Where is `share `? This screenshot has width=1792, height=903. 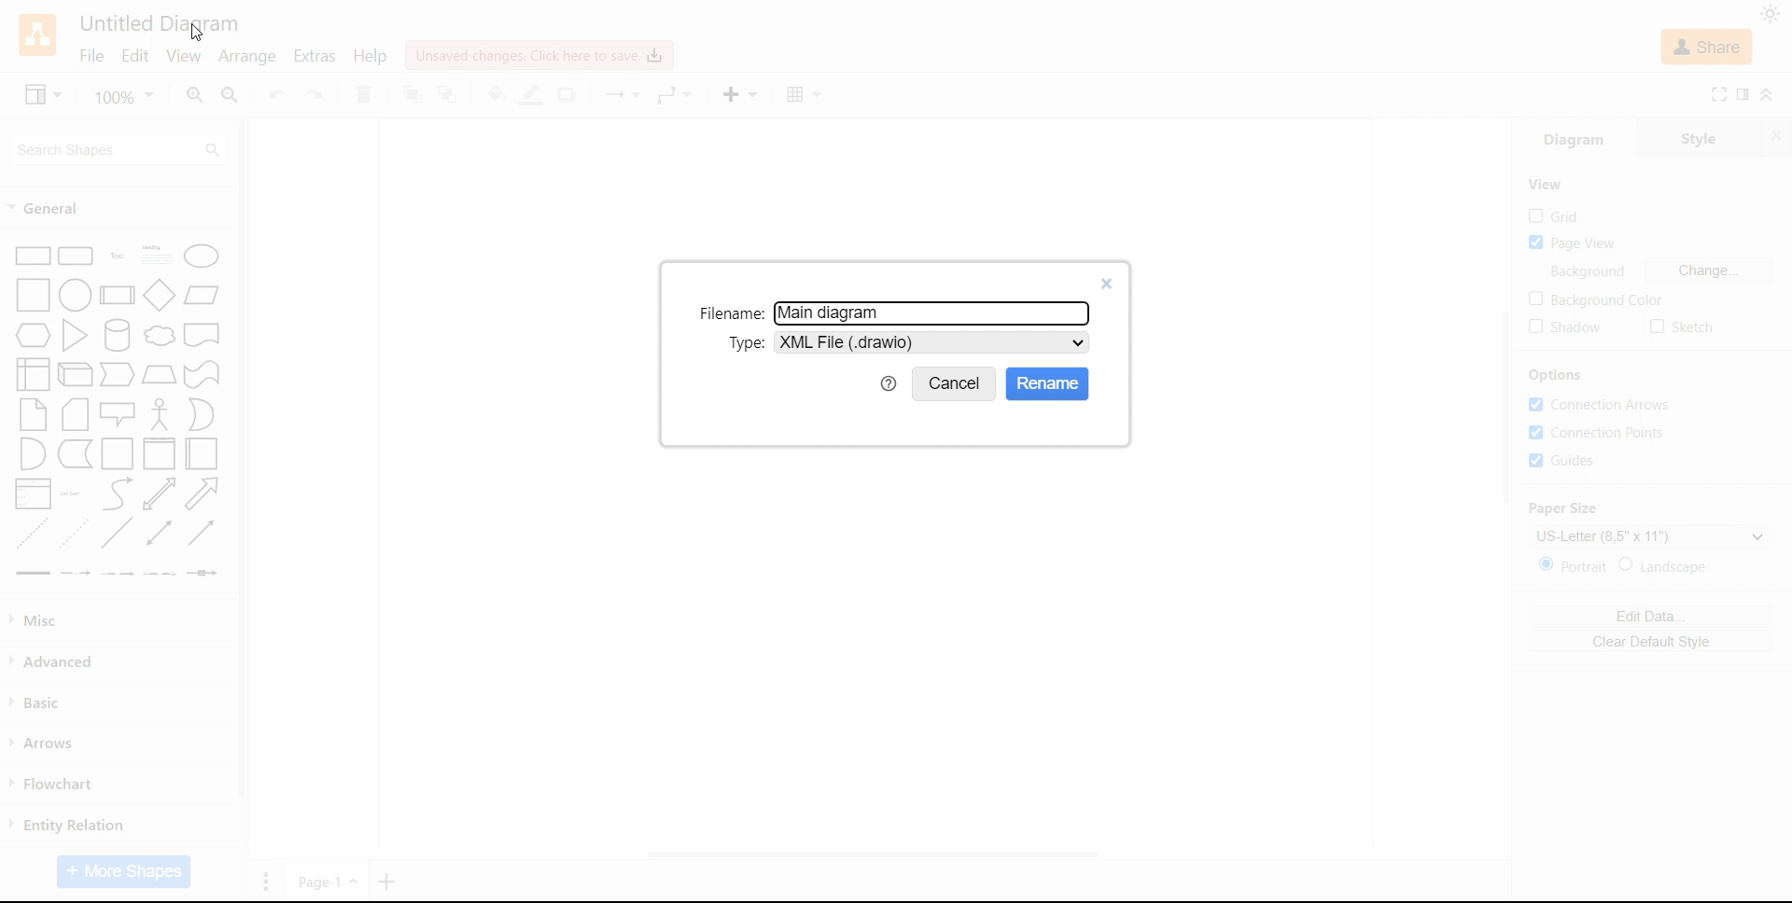
share  is located at coordinates (1708, 47).